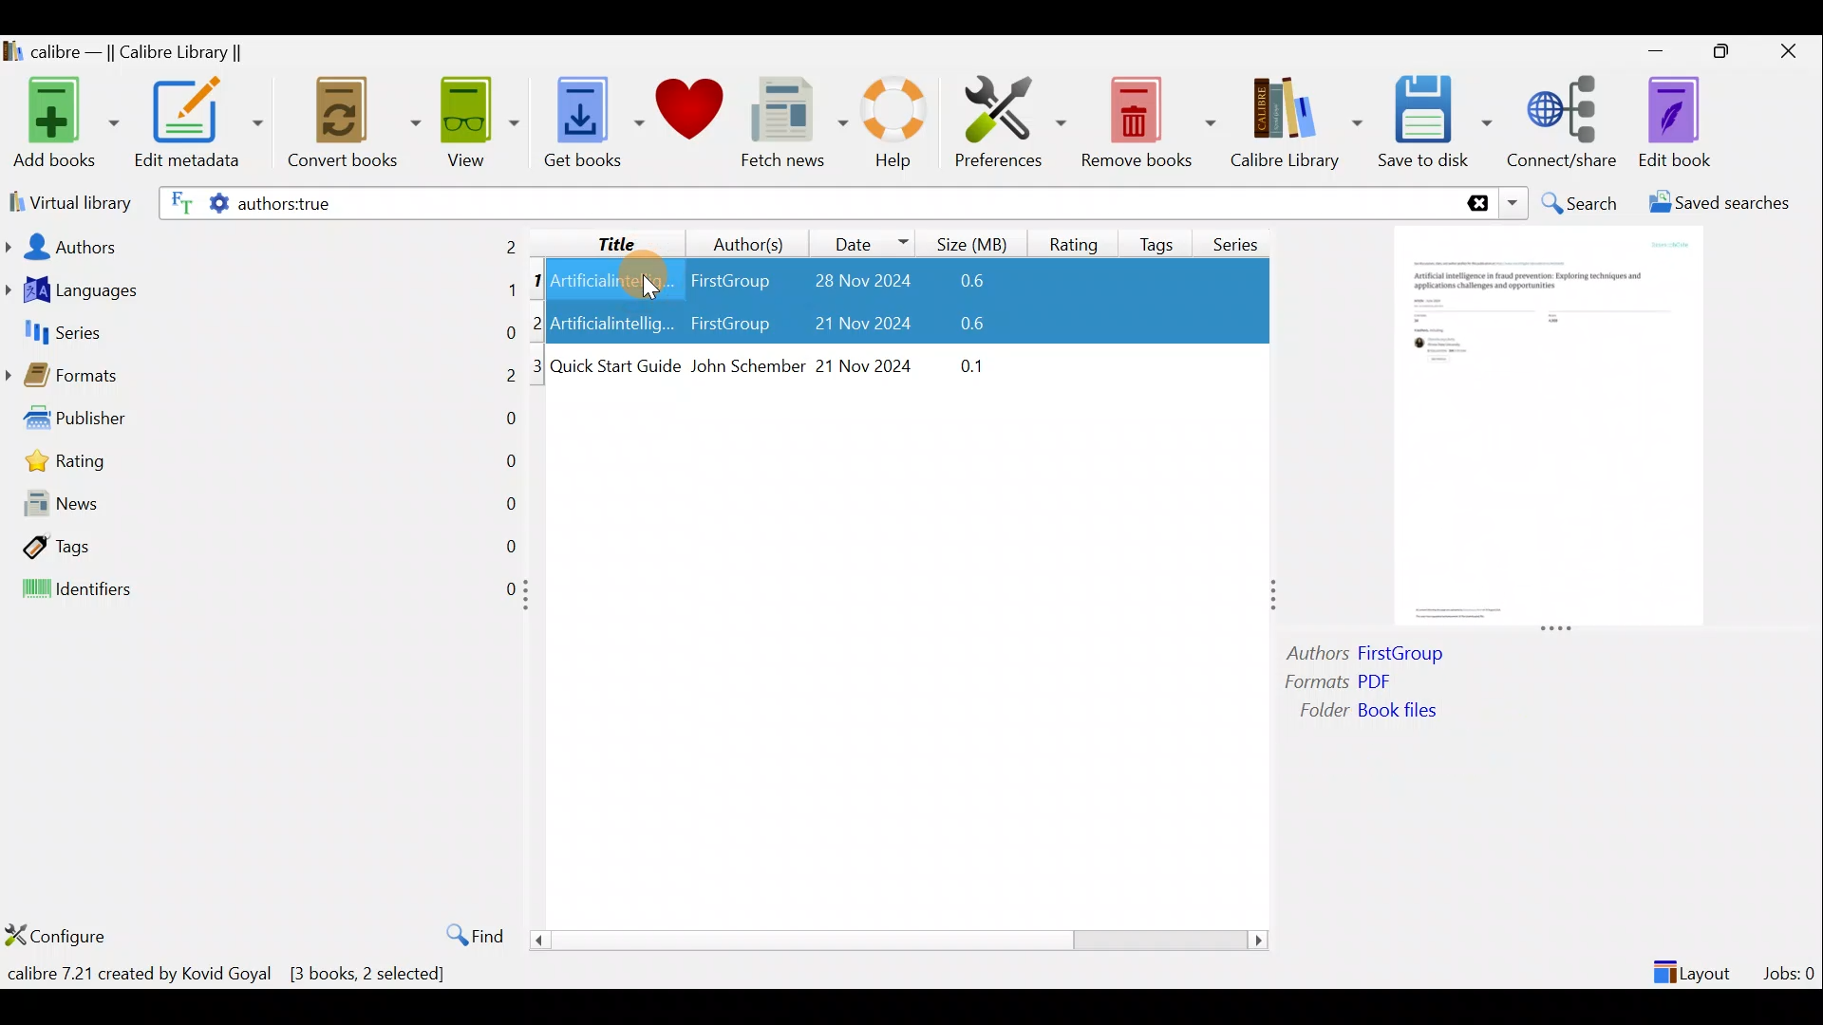 This screenshot has width=1823, height=1025. What do you see at coordinates (1074, 241) in the screenshot?
I see `Rating` at bounding box center [1074, 241].